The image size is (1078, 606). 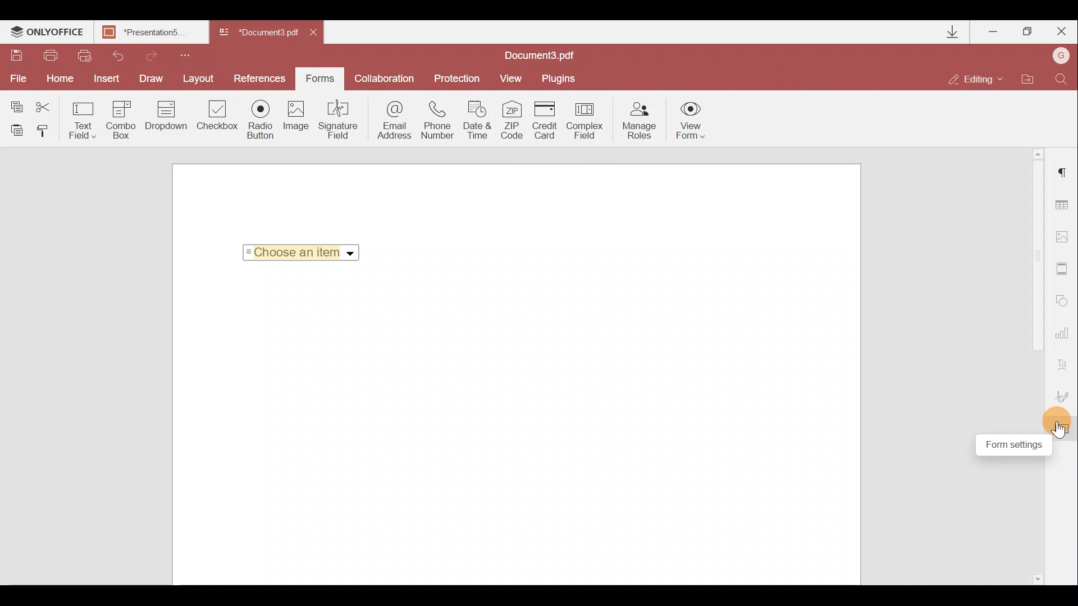 What do you see at coordinates (152, 77) in the screenshot?
I see `Draw` at bounding box center [152, 77].